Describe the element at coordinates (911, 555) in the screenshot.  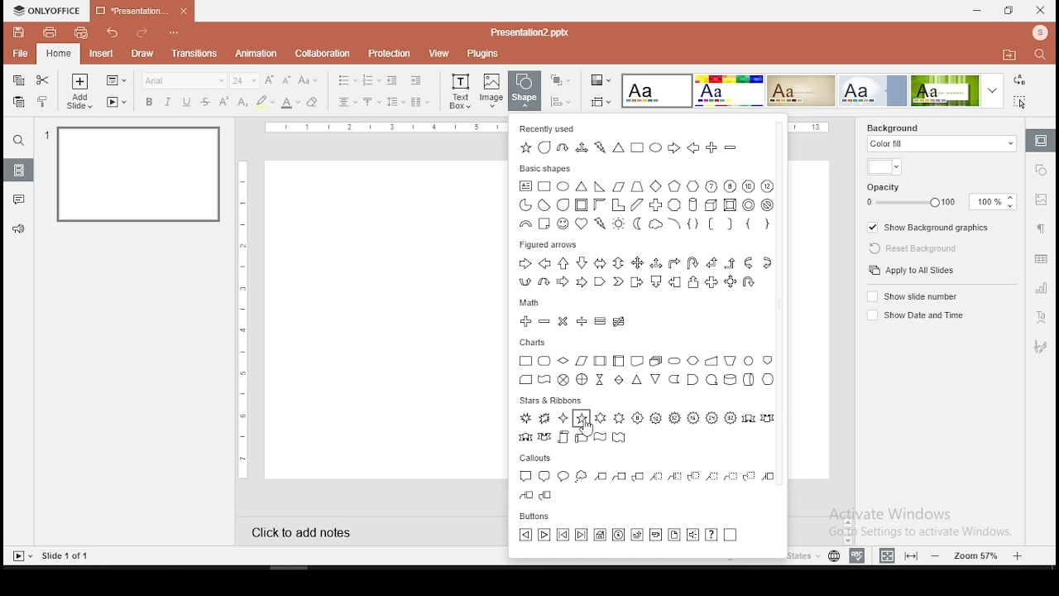
I see `fit to slide` at that location.